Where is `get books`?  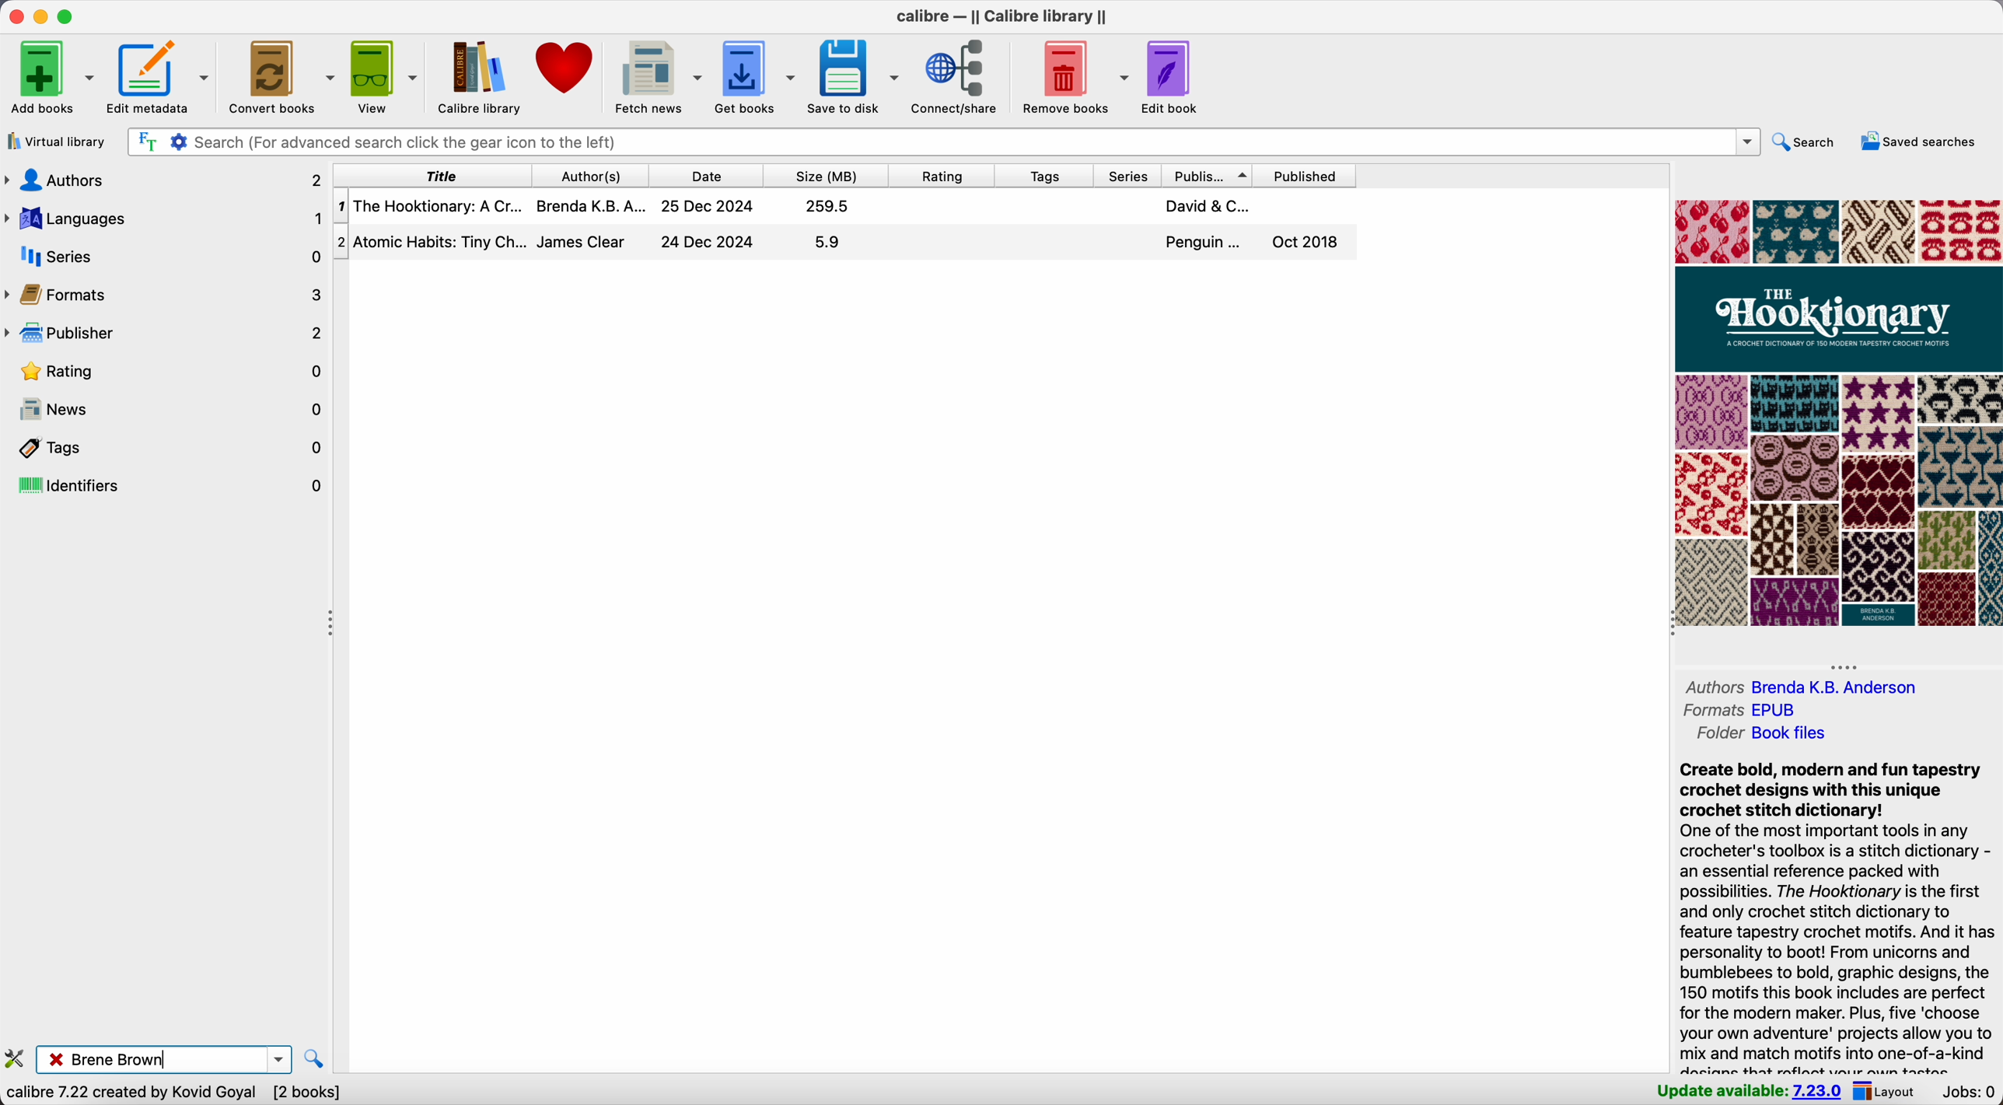 get books is located at coordinates (753, 79).